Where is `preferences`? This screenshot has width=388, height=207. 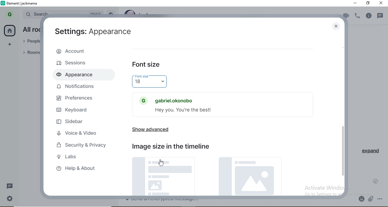
preferences is located at coordinates (78, 96).